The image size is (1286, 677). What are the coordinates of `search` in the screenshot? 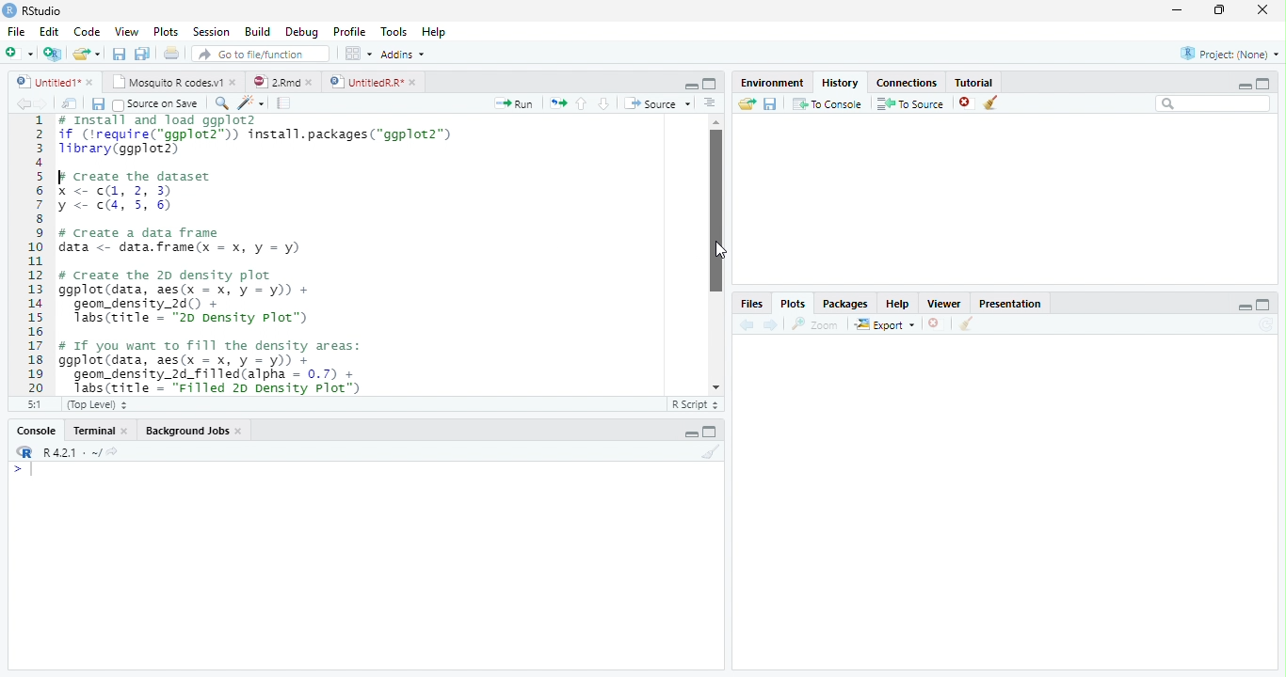 It's located at (218, 102).